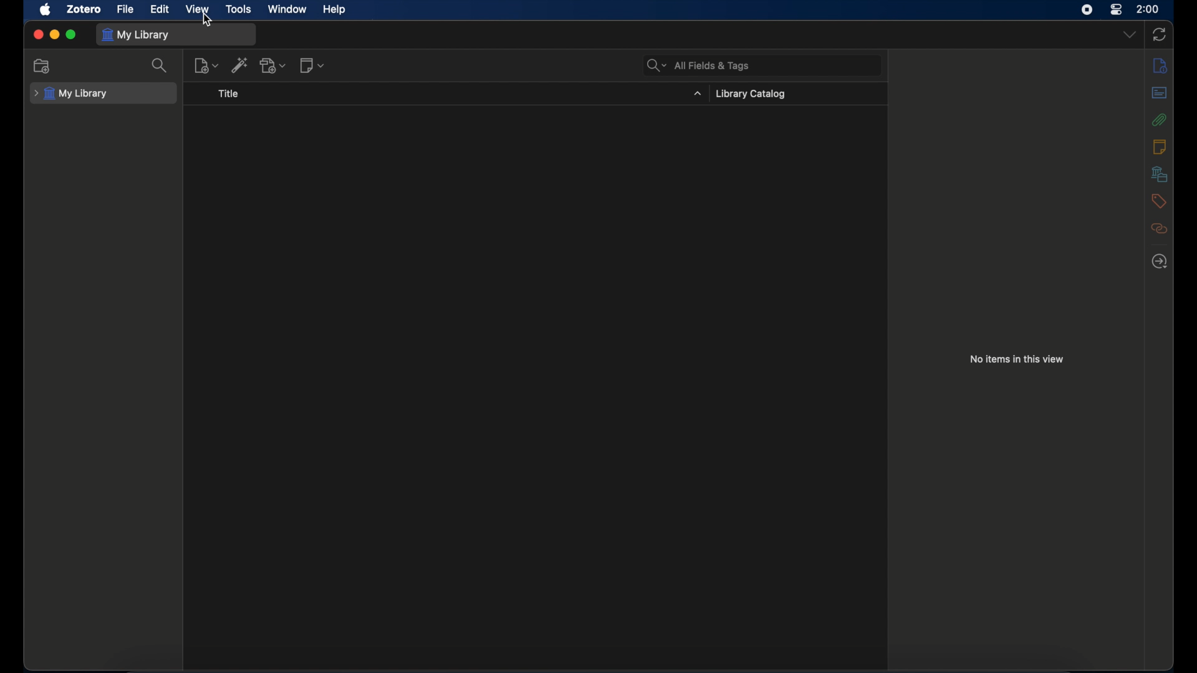 This screenshot has width=1197, height=673. Describe the element at coordinates (1160, 147) in the screenshot. I see `notes` at that location.